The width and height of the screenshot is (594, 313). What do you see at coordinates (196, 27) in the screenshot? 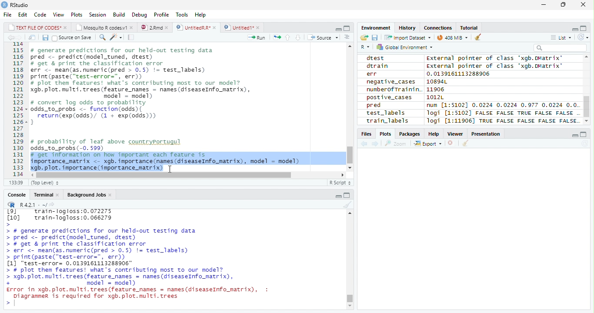
I see `UntitiedR.R* ` at bounding box center [196, 27].